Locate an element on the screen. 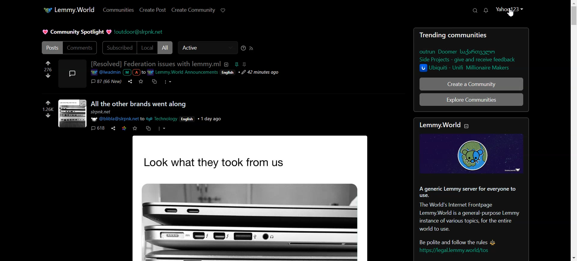  Active is located at coordinates (208, 48).